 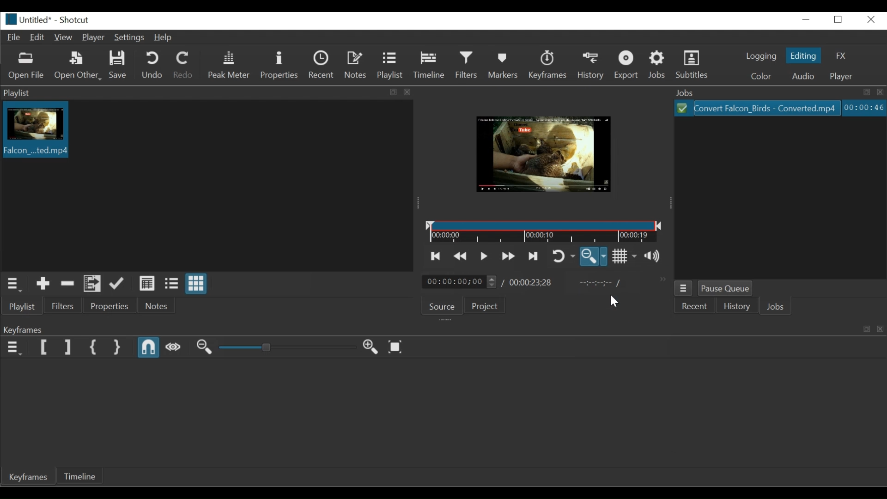 What do you see at coordinates (864, 108) in the screenshot?
I see `Elapsed Hours: Minutes: Seconds` at bounding box center [864, 108].